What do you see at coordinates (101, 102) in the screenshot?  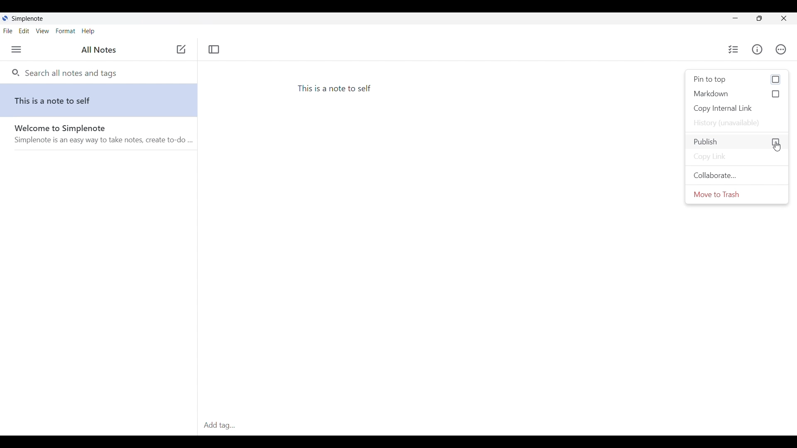 I see `This is a note to self` at bounding box center [101, 102].